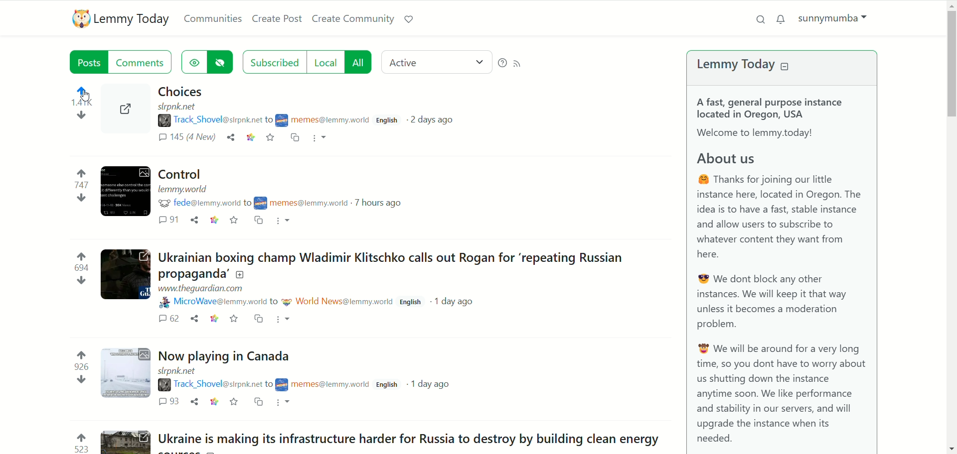 The image size is (957, 454). What do you see at coordinates (283, 385) in the screenshot?
I see `poster image` at bounding box center [283, 385].